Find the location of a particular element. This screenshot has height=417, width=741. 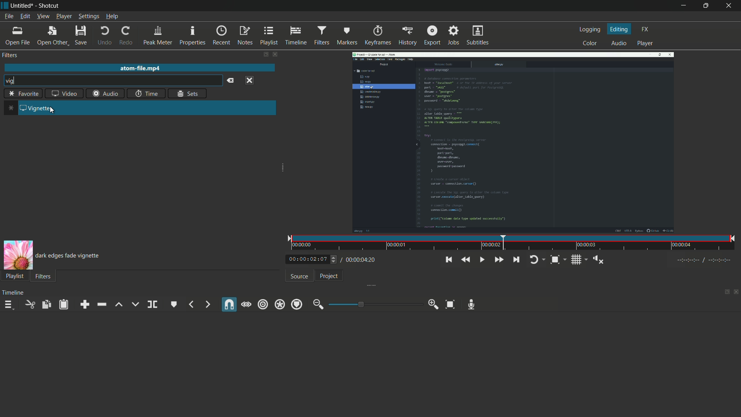

quickly play backward is located at coordinates (465, 259).